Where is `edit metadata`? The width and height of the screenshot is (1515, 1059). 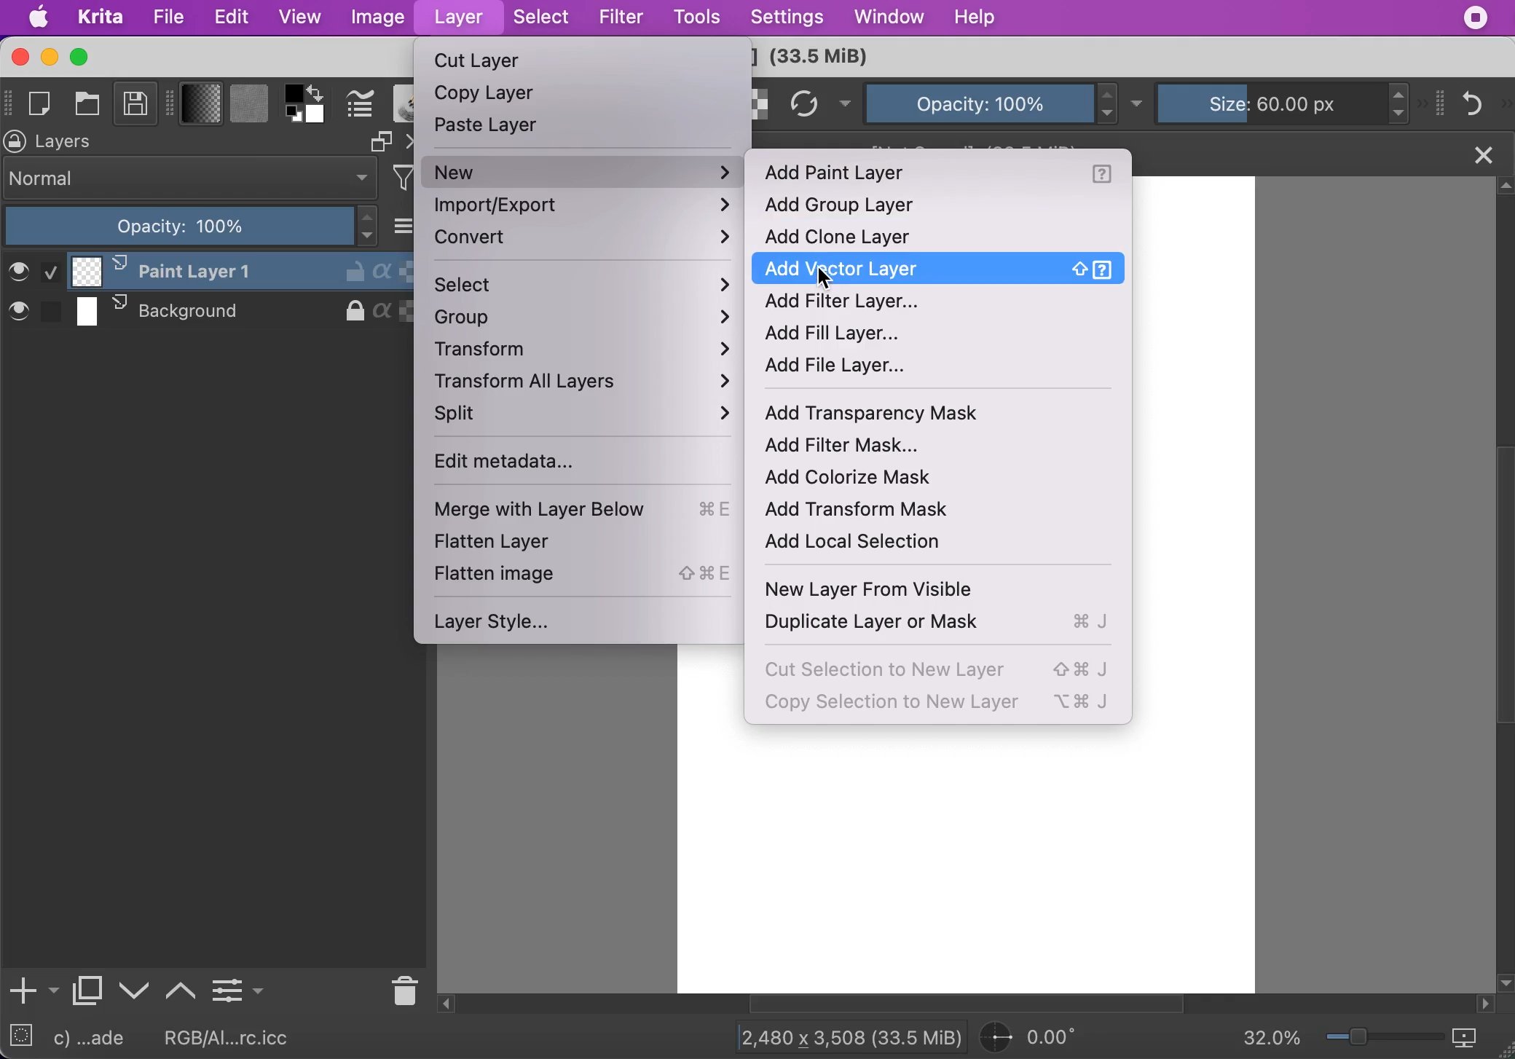 edit metadata is located at coordinates (536, 465).